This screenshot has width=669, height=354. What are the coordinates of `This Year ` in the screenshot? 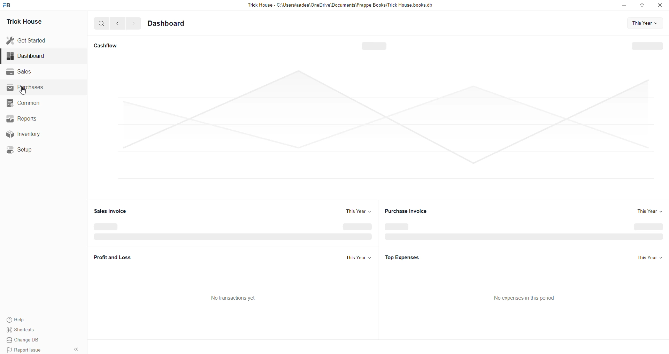 It's located at (359, 211).